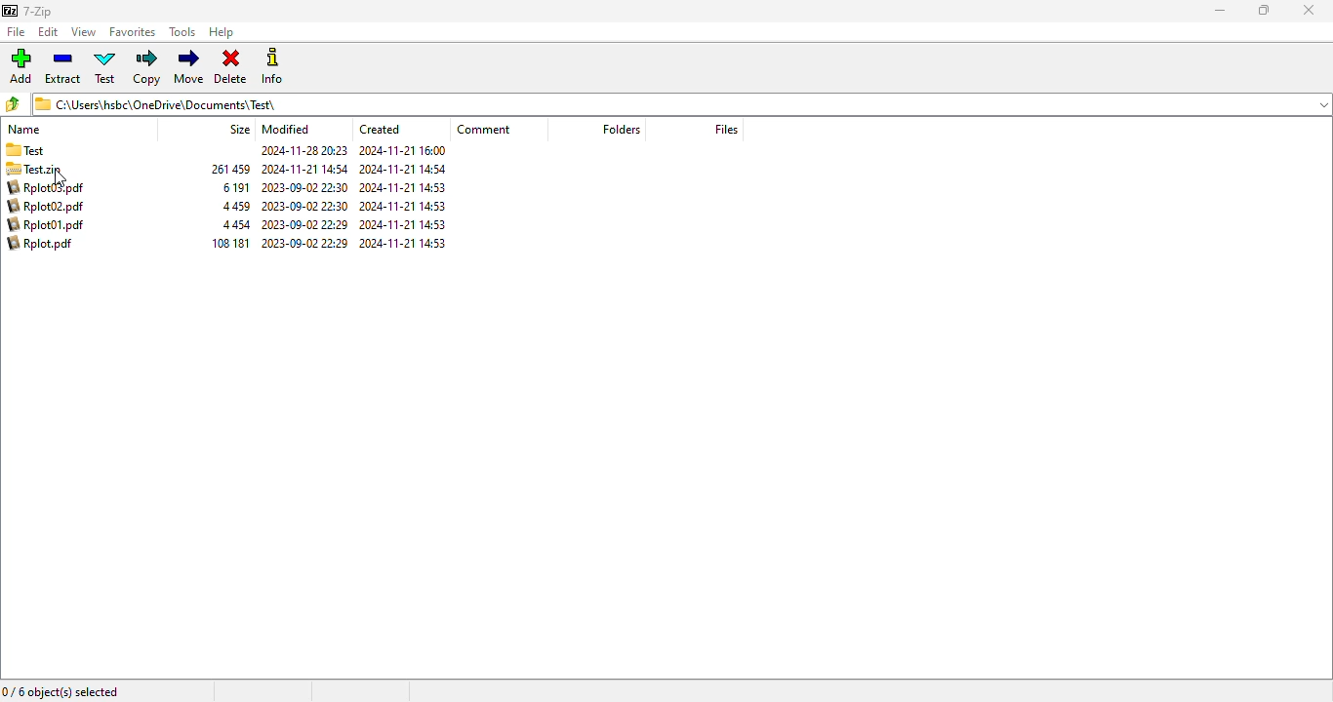 This screenshot has width=1333, height=702. I want to click on copy, so click(146, 67).